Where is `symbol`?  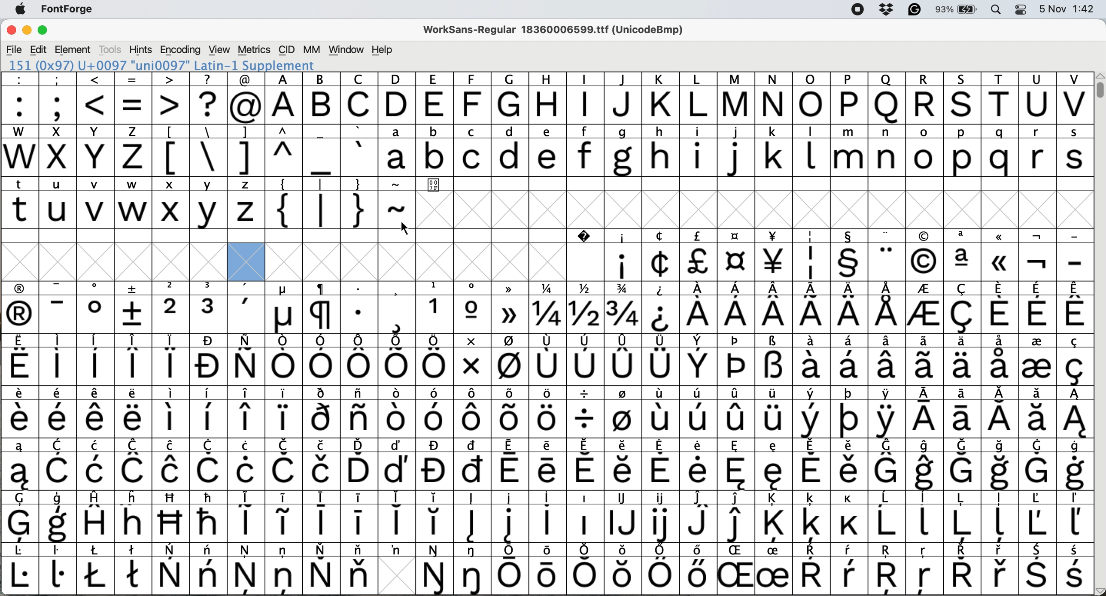 symbol is located at coordinates (737, 464).